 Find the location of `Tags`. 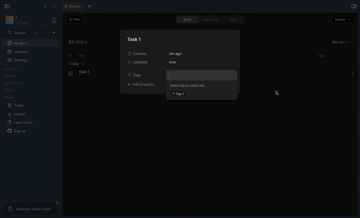

Tags is located at coordinates (136, 75).